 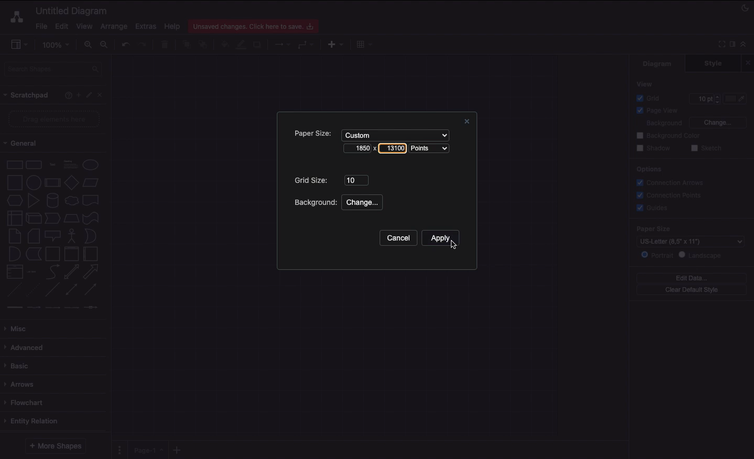 I want to click on To back, so click(x=204, y=44).